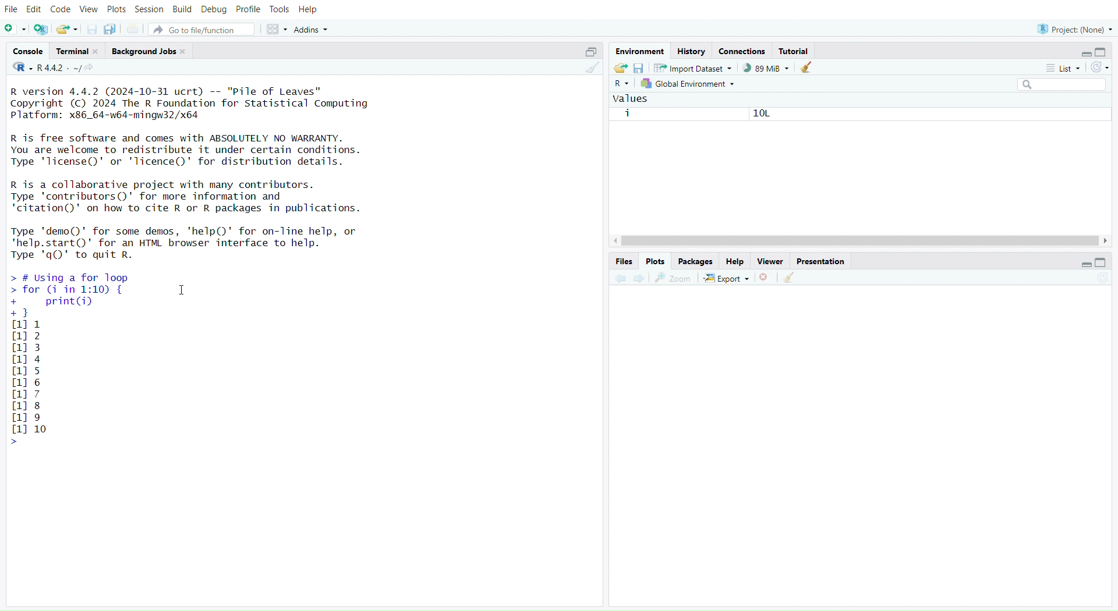  Describe the element at coordinates (696, 262) in the screenshot. I see `packages` at that location.